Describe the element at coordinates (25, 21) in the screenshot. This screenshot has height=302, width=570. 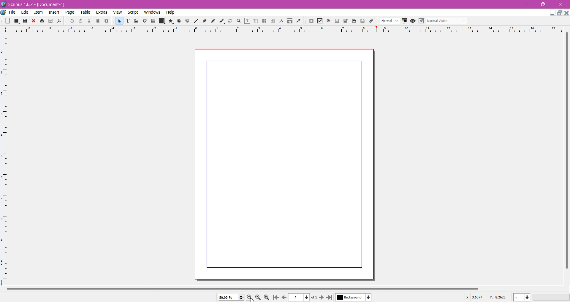
I see `Save` at that location.